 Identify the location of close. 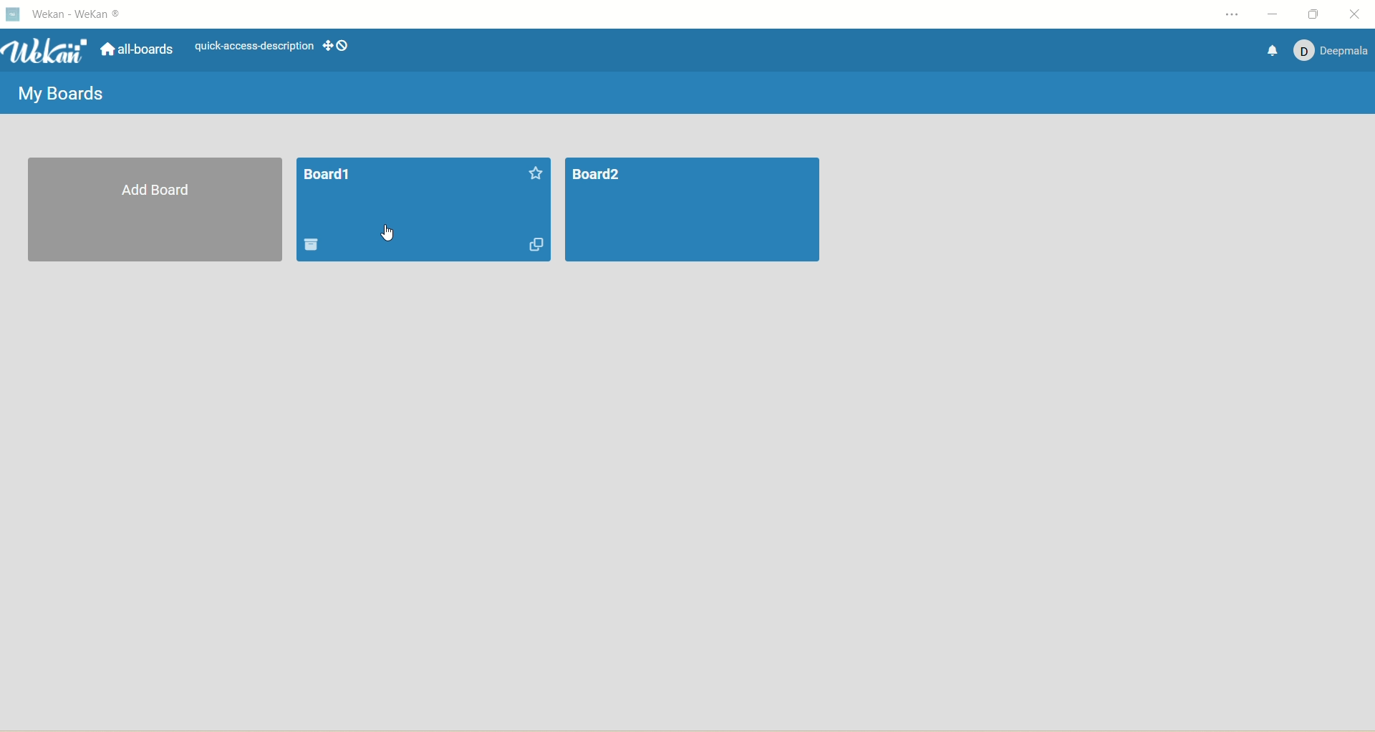
(1358, 14).